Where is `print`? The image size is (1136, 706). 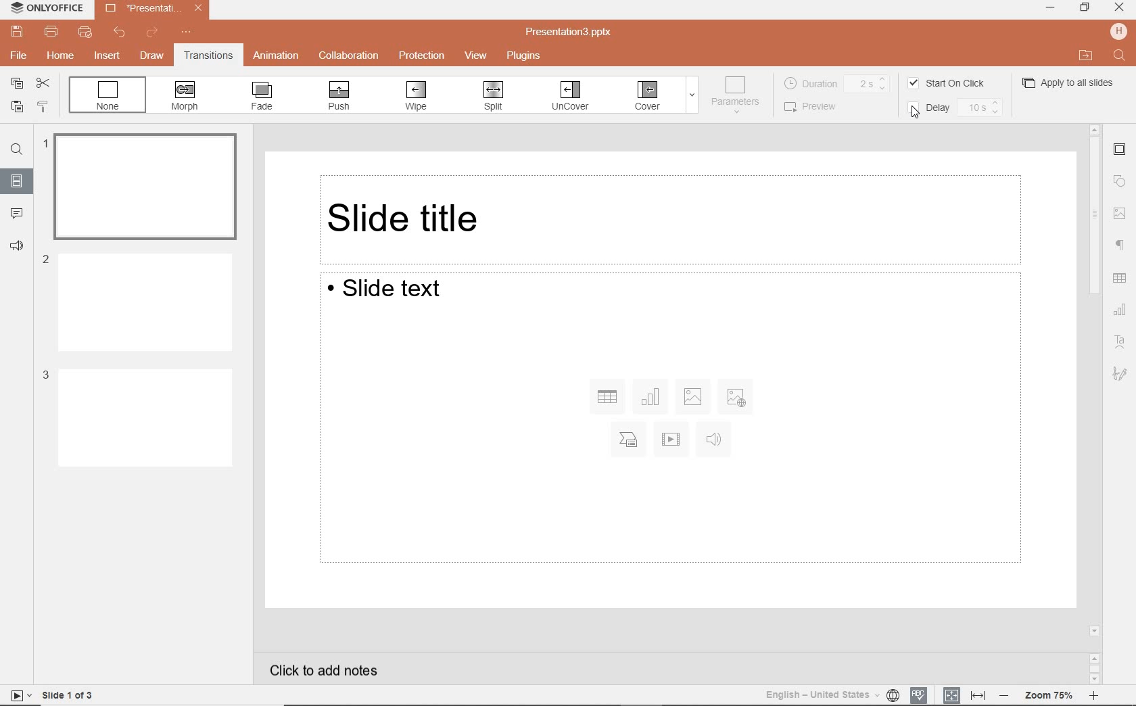 print is located at coordinates (51, 30).